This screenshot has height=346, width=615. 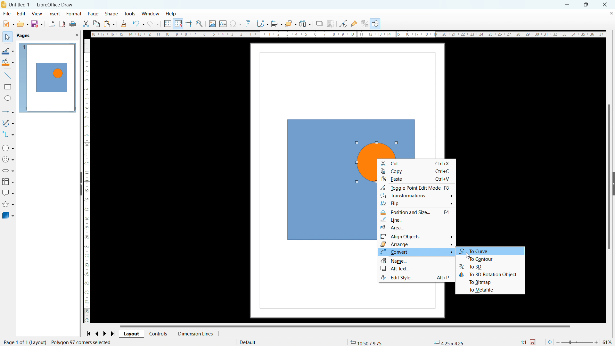 What do you see at coordinates (21, 13) in the screenshot?
I see `edit` at bounding box center [21, 13].